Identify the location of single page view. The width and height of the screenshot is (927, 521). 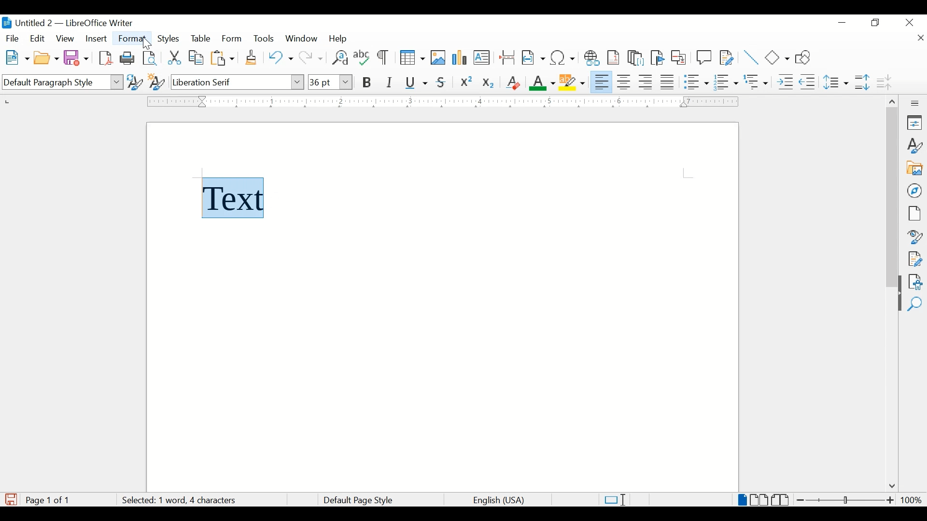
(743, 500).